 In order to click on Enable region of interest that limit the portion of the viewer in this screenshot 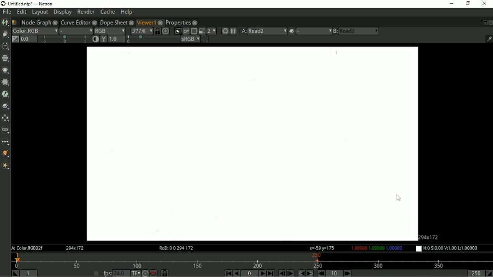, I will do `click(194, 31)`.